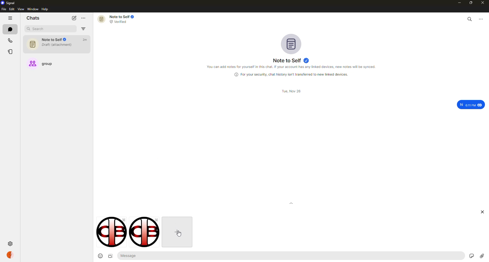 The image size is (489, 262). Describe the element at coordinates (10, 51) in the screenshot. I see `stories` at that location.